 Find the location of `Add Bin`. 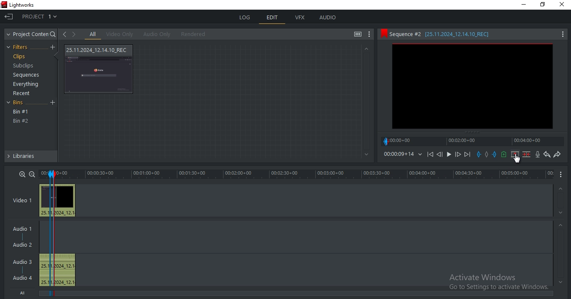

Add Bin is located at coordinates (54, 103).